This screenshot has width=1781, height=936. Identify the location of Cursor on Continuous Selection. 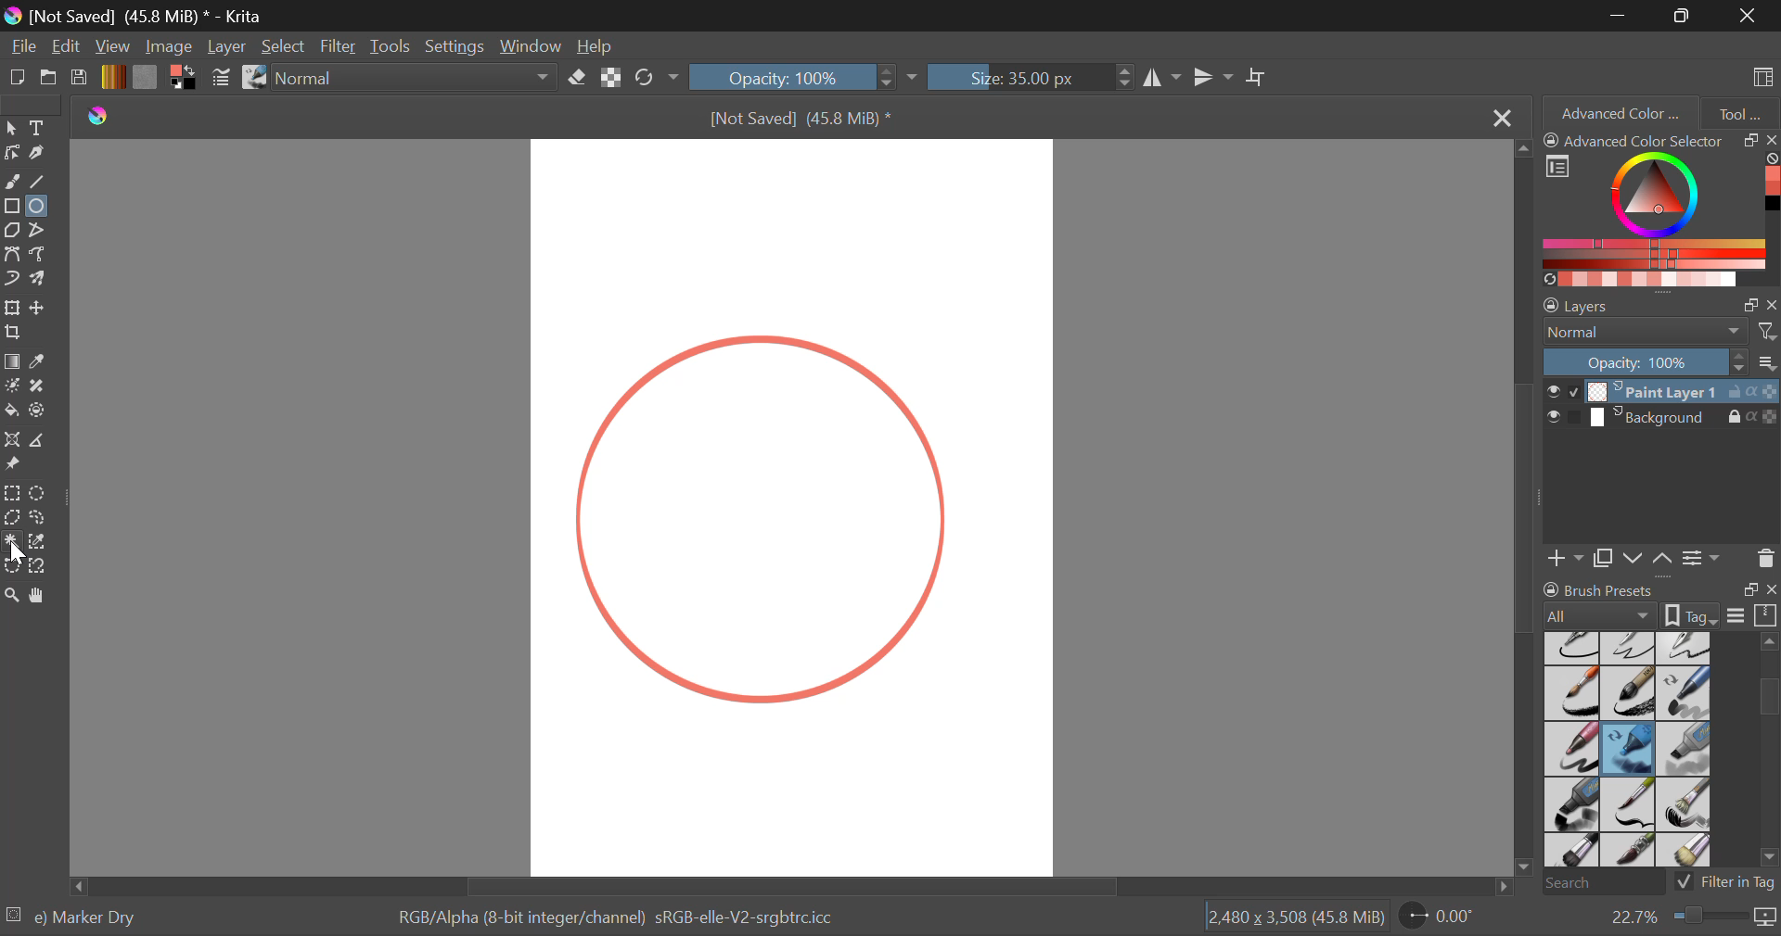
(11, 545).